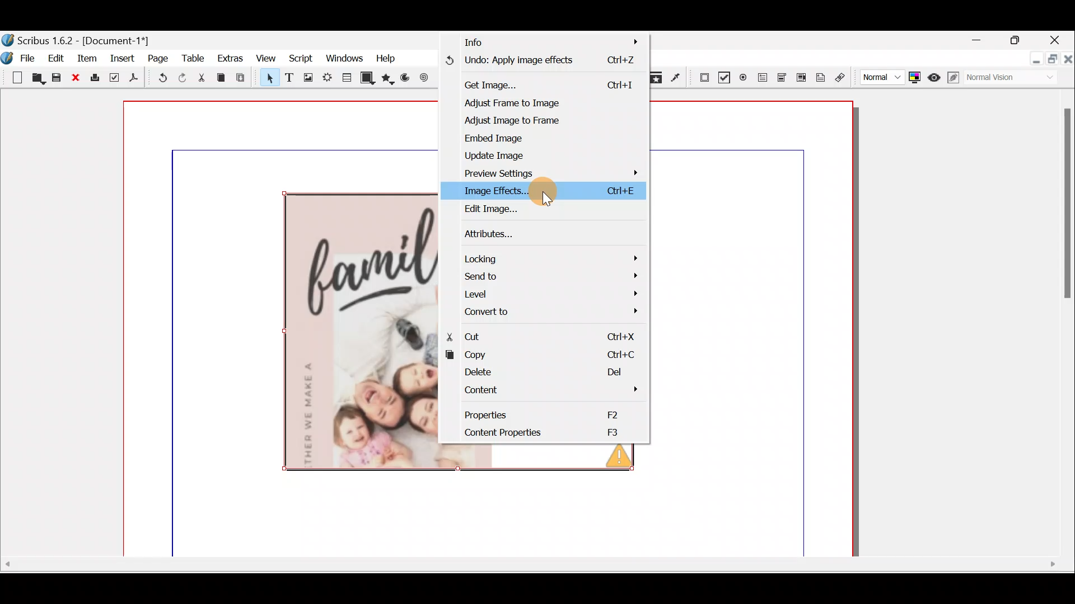 This screenshot has height=604, width=1075. Describe the element at coordinates (35, 78) in the screenshot. I see `Open` at that location.